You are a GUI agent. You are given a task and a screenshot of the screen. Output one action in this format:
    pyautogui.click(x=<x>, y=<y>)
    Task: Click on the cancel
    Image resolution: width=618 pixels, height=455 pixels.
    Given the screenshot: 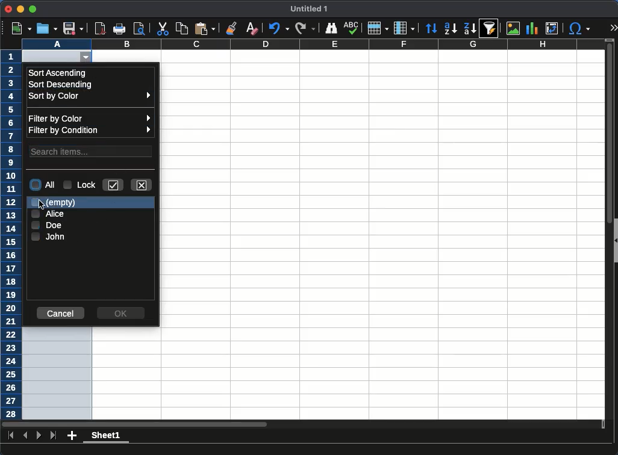 What is the action you would take?
    pyautogui.click(x=61, y=314)
    